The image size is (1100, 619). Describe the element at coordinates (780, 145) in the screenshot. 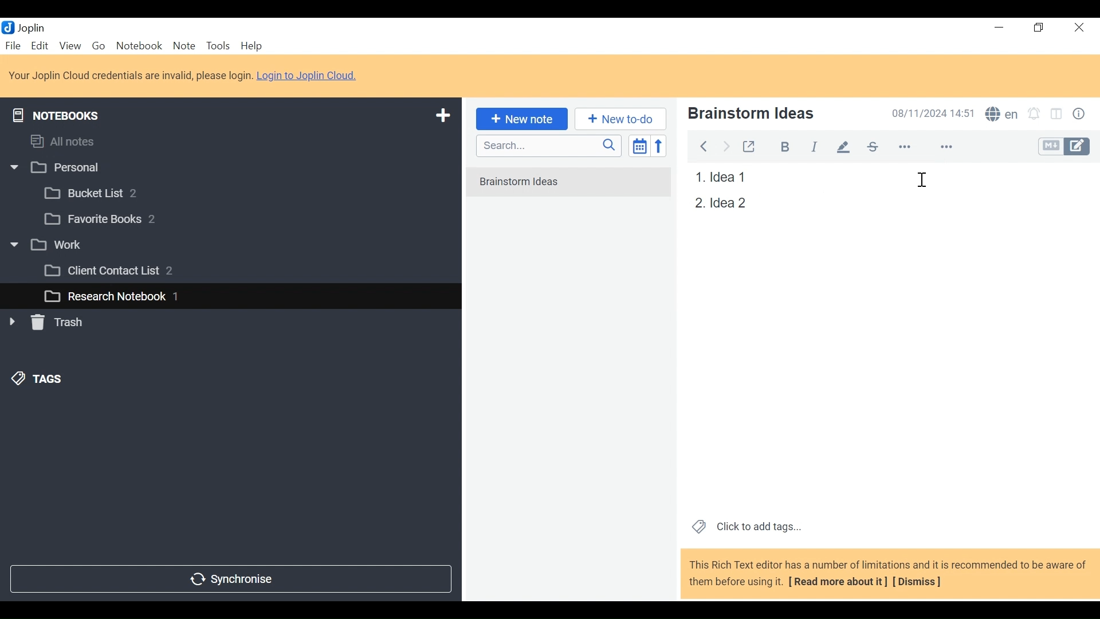

I see `Bold` at that location.